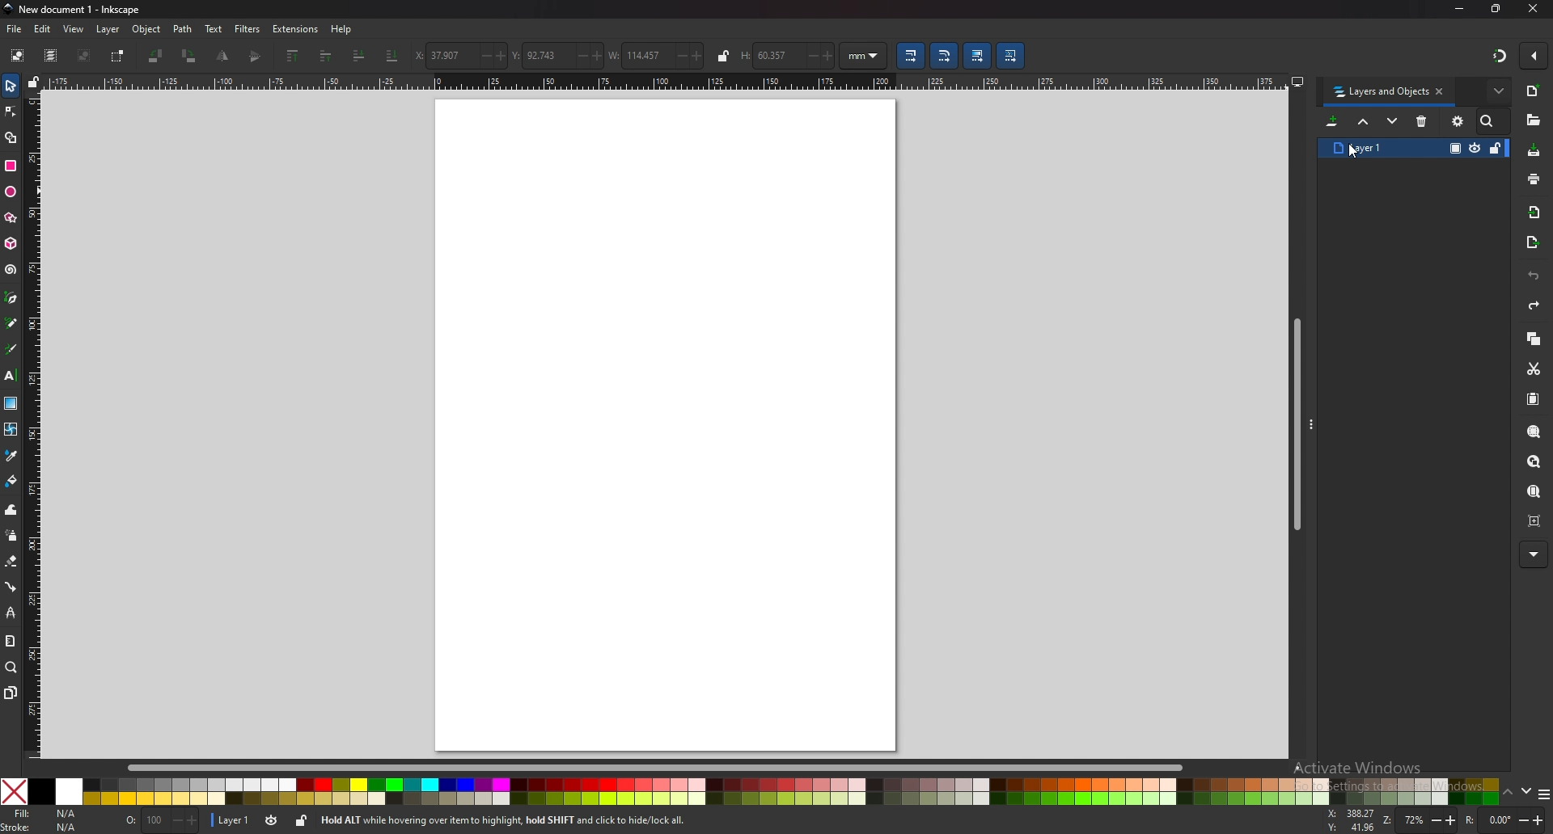  Describe the element at coordinates (15, 30) in the screenshot. I see `file` at that location.